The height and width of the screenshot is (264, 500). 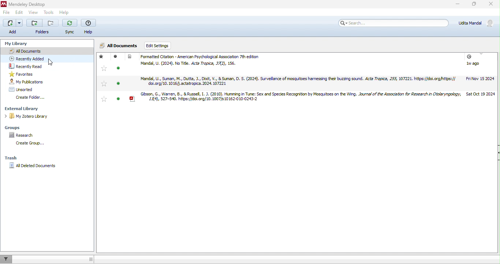 I want to click on maximize, so click(x=473, y=5).